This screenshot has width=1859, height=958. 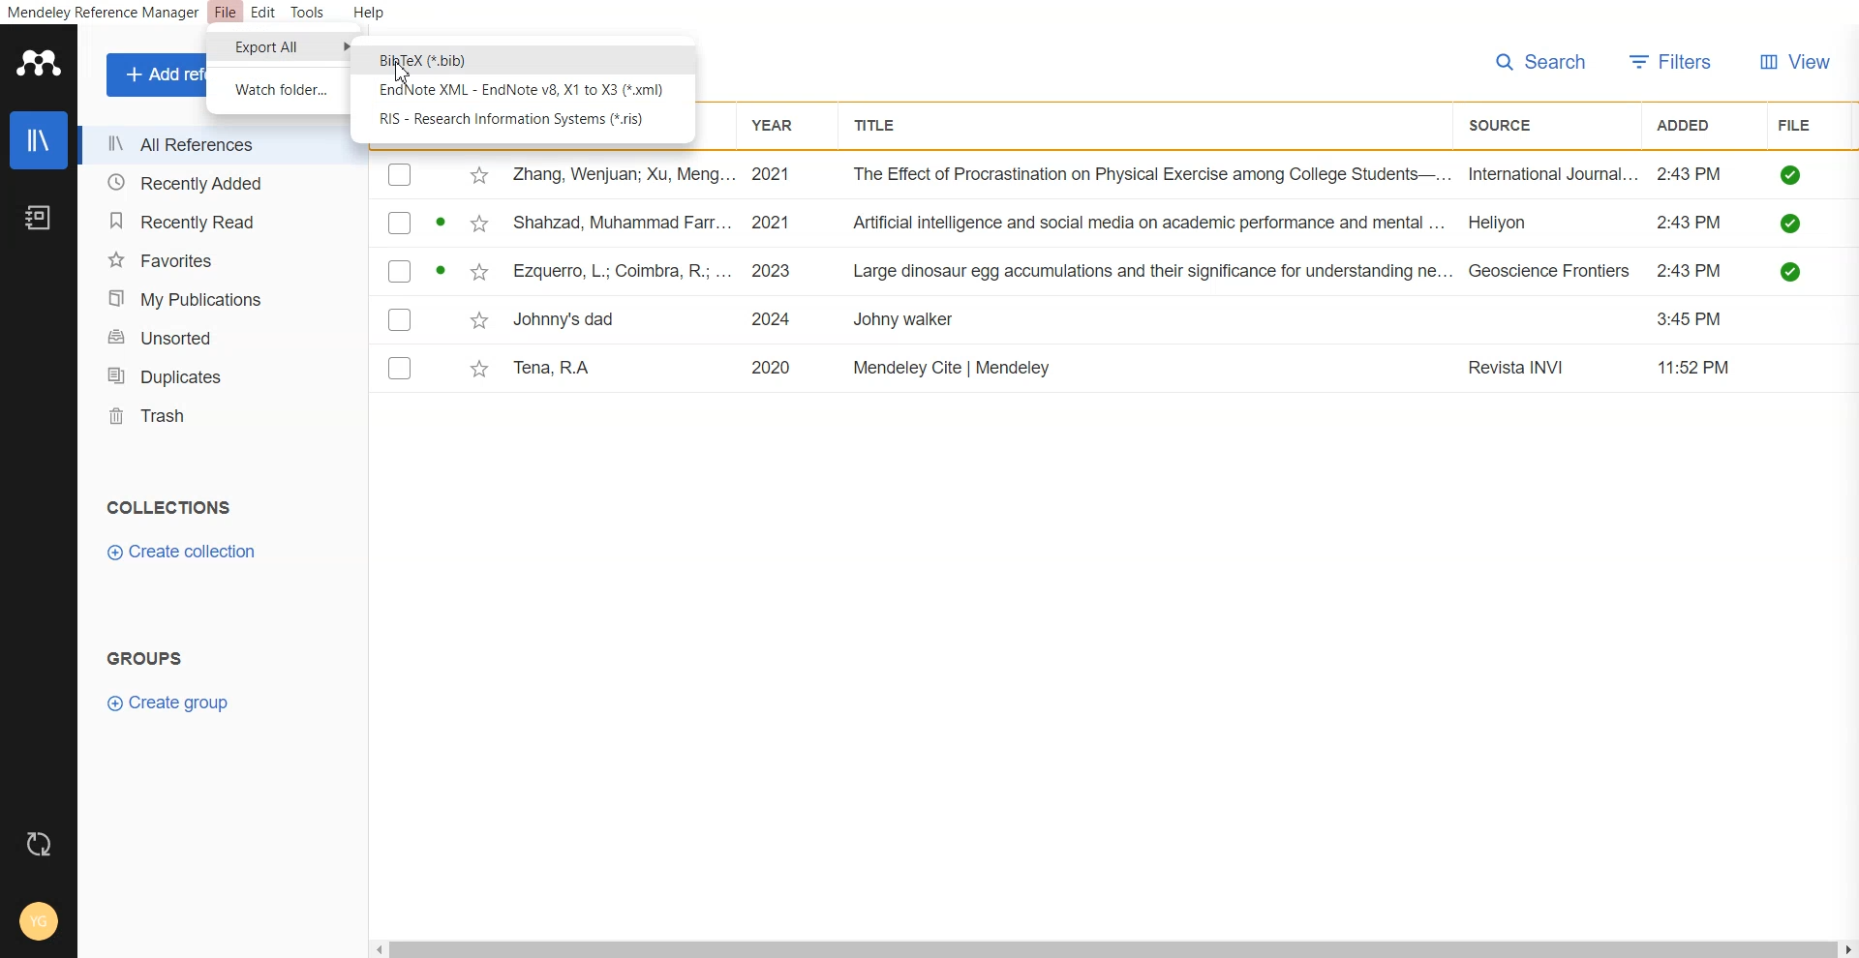 I want to click on Zhang, Wenjuan; Xu, Meng..., so click(x=622, y=175).